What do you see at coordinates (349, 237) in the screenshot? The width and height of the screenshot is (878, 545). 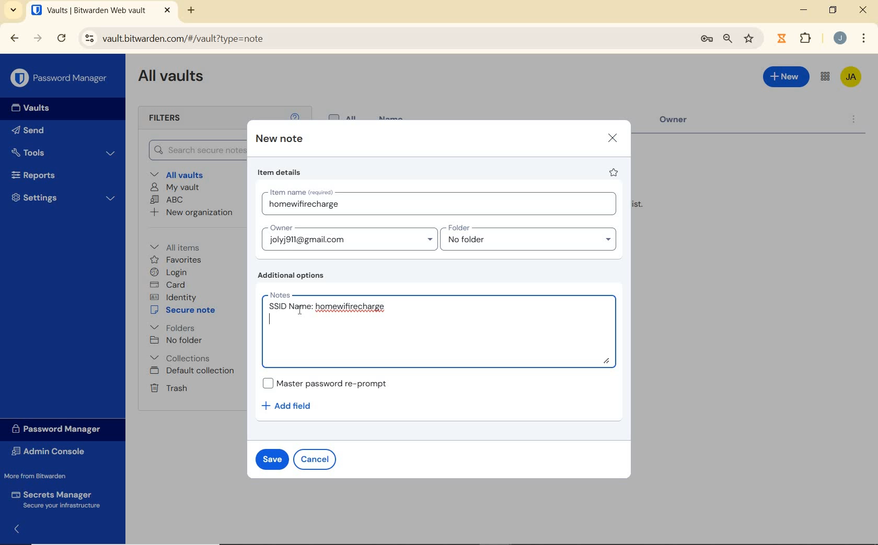 I see `Owner` at bounding box center [349, 237].